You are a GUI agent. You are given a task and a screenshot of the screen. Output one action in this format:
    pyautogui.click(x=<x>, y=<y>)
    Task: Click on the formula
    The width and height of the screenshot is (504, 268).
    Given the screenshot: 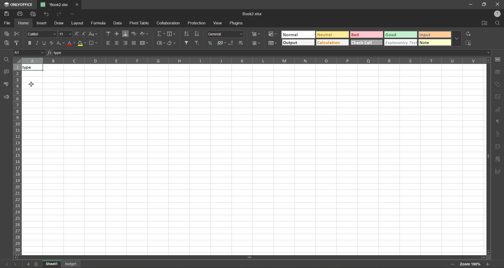 What is the action you would take?
    pyautogui.click(x=99, y=23)
    